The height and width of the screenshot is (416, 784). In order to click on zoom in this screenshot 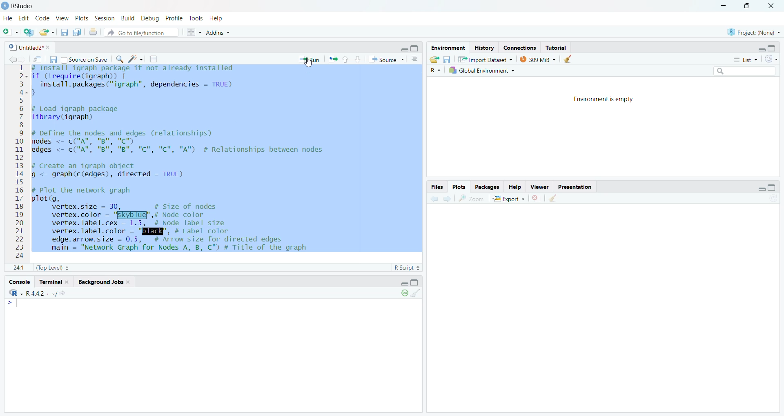, I will do `click(472, 199)`.